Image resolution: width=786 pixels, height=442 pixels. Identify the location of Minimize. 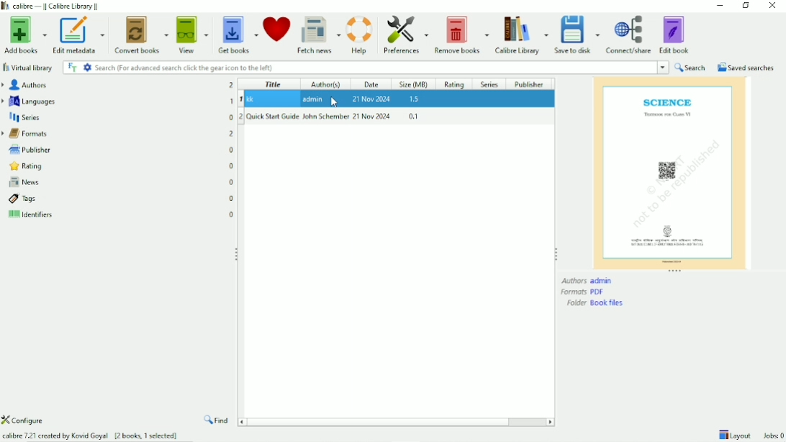
(720, 5).